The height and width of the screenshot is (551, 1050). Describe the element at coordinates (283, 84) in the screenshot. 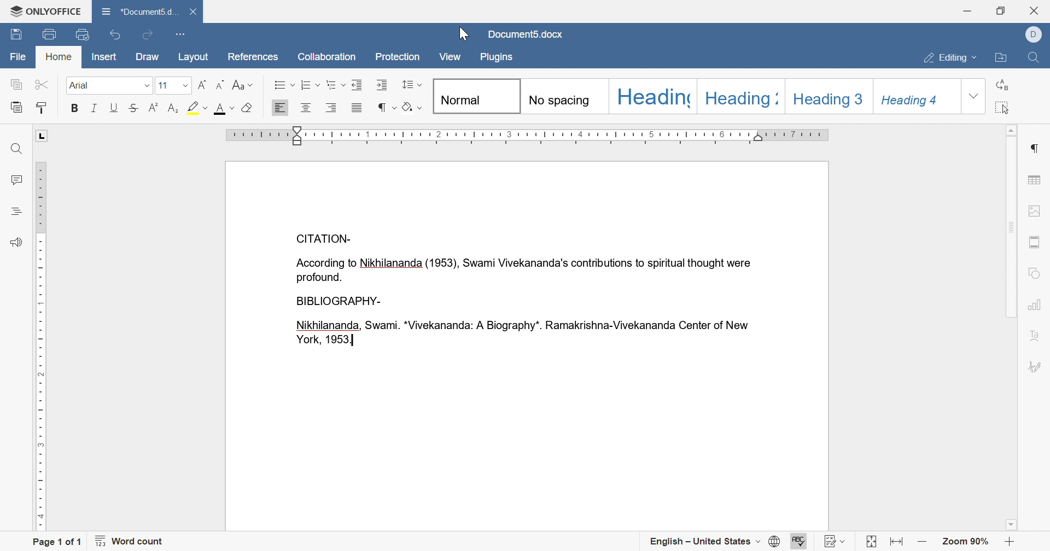

I see `bullets` at that location.